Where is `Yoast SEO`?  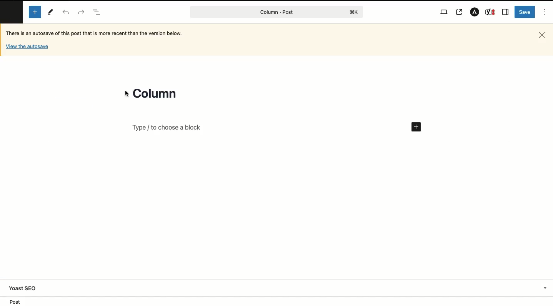 Yoast SEO is located at coordinates (279, 288).